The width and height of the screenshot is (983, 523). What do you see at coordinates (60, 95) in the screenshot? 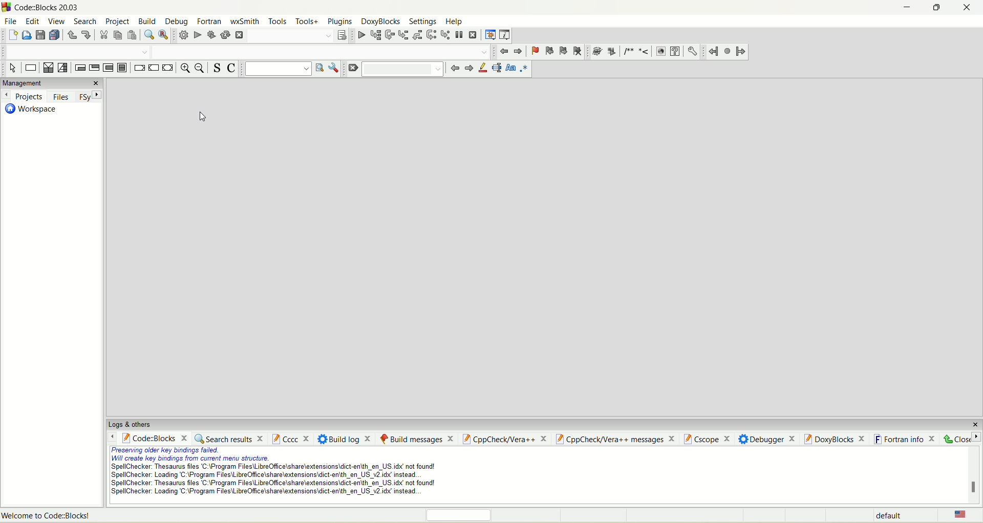
I see `files` at bounding box center [60, 95].